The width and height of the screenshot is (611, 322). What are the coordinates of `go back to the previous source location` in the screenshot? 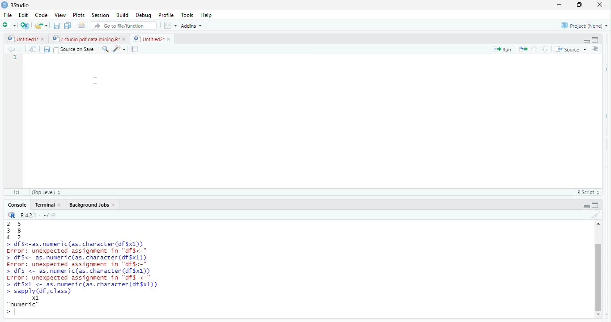 It's located at (11, 49).